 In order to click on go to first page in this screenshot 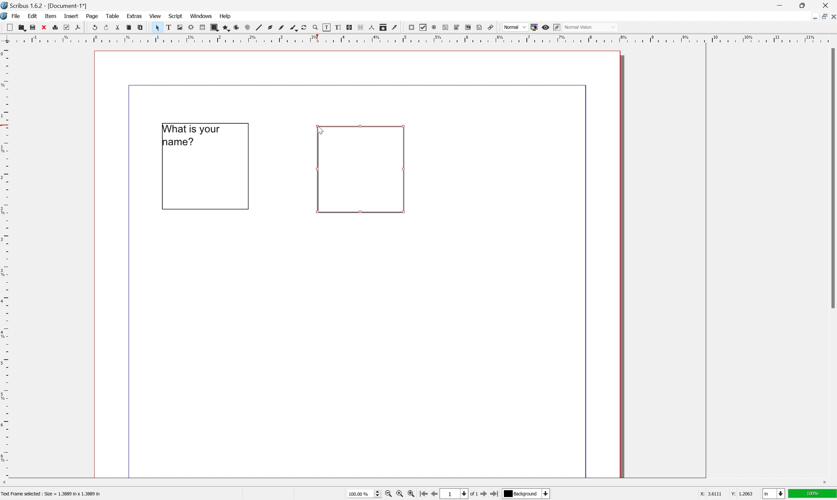, I will do `click(424, 494)`.